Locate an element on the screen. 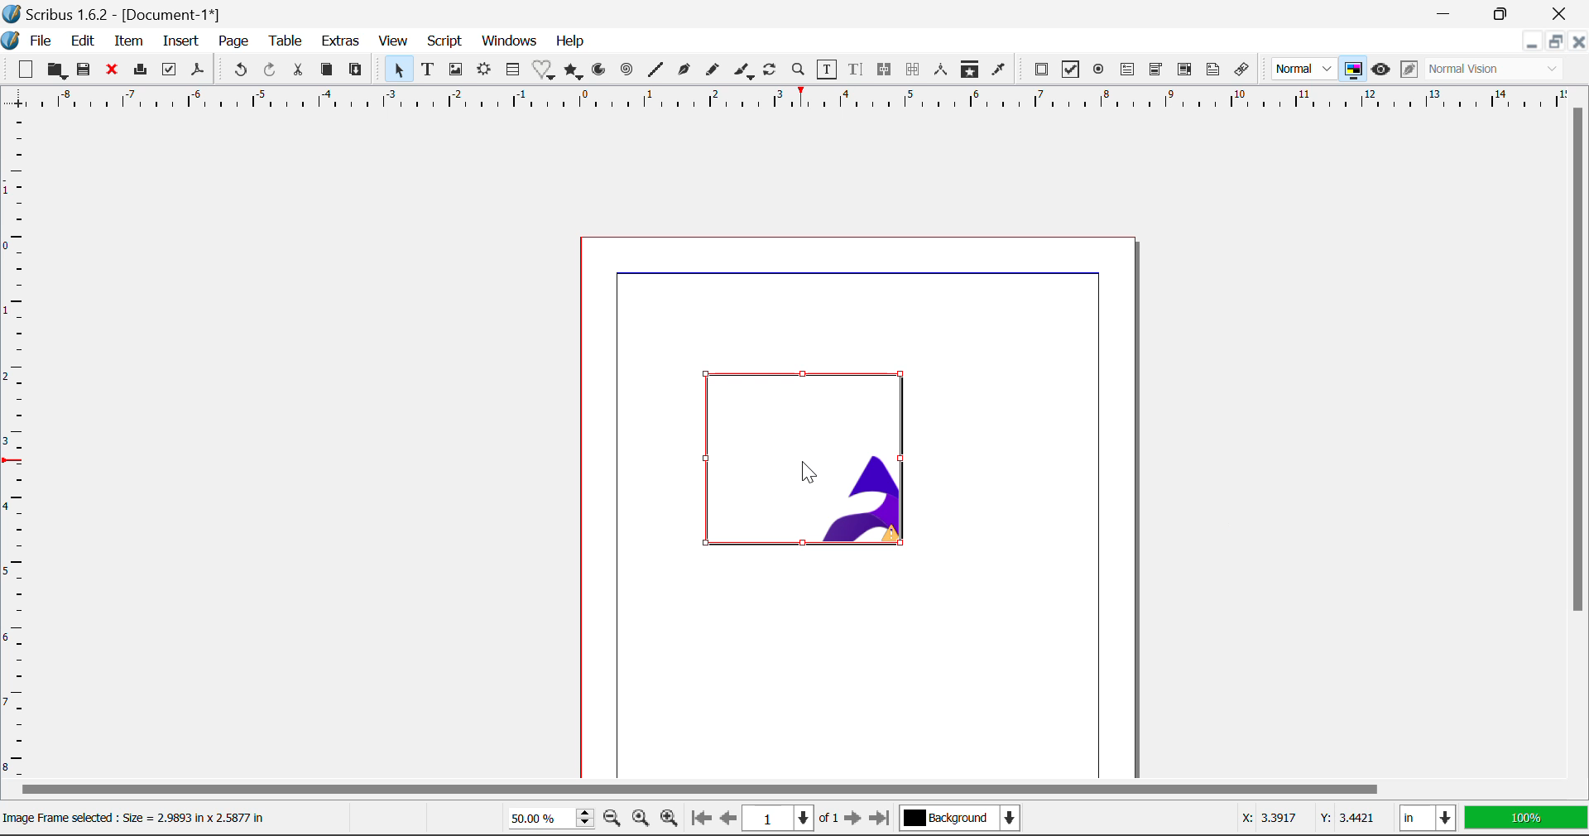  Scribus Logo is located at coordinates (10, 41).